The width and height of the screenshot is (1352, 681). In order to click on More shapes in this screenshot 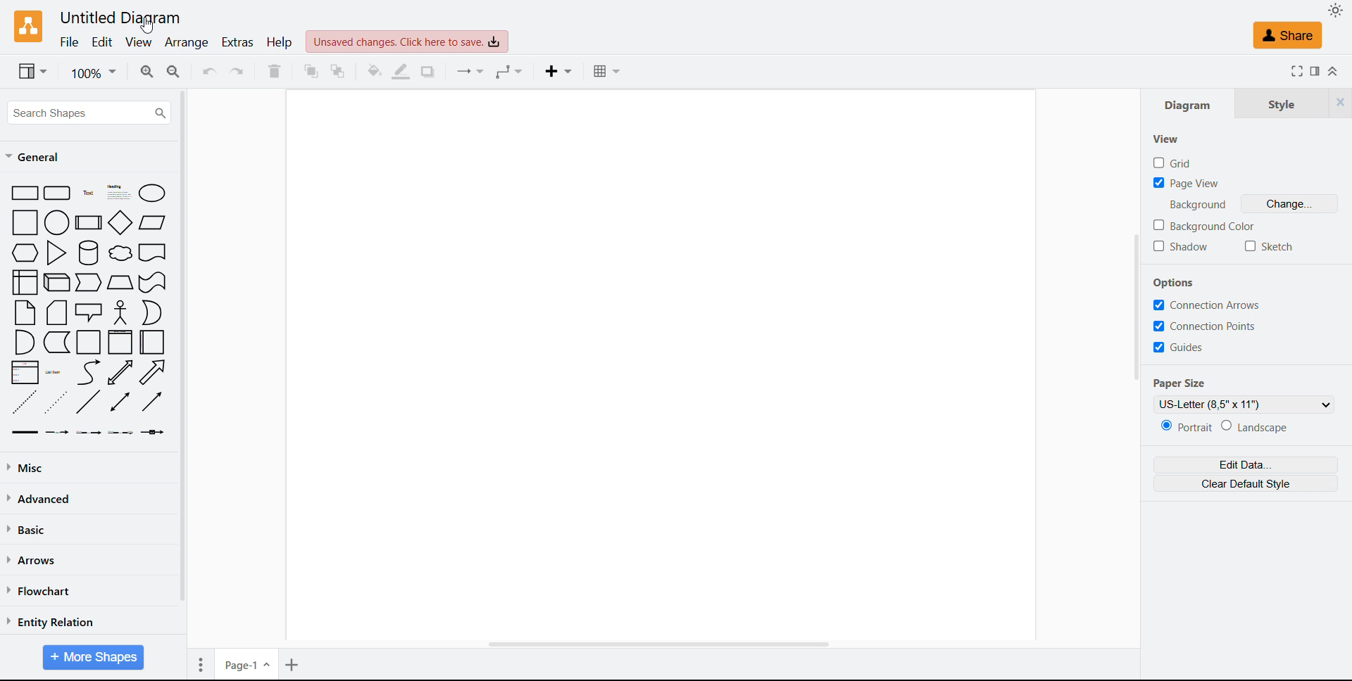, I will do `click(93, 658)`.